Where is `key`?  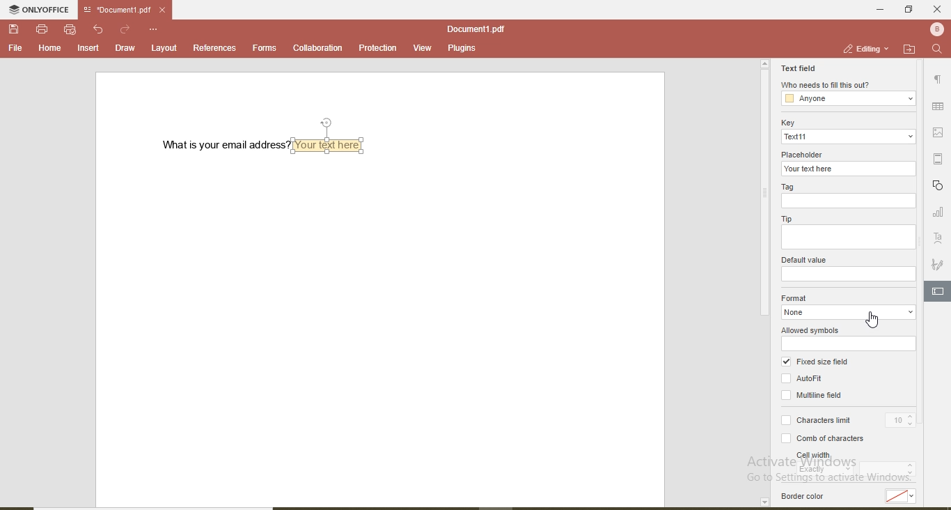 key is located at coordinates (786, 123).